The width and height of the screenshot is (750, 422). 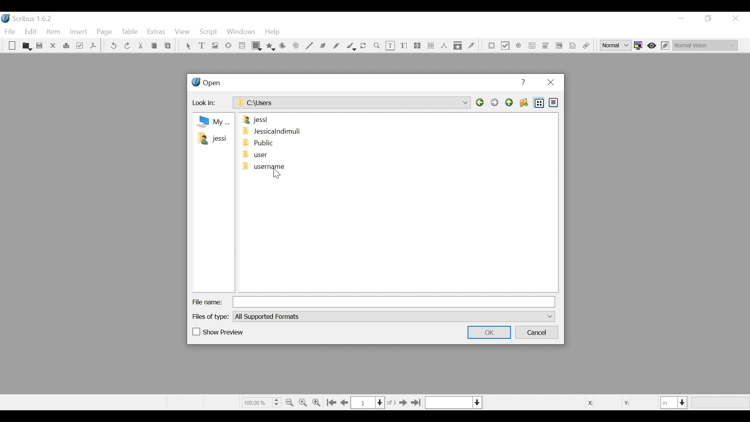 What do you see at coordinates (735, 18) in the screenshot?
I see `Close` at bounding box center [735, 18].